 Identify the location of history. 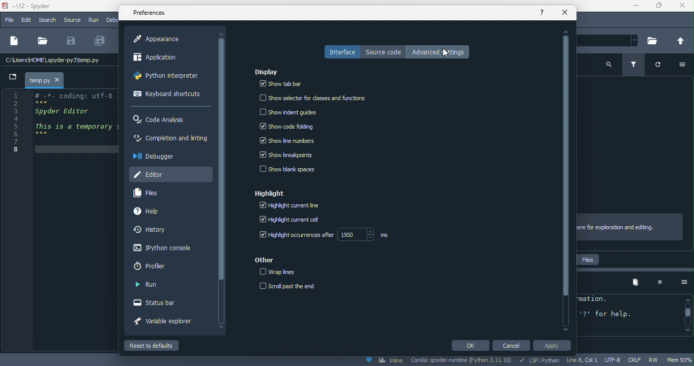
(153, 230).